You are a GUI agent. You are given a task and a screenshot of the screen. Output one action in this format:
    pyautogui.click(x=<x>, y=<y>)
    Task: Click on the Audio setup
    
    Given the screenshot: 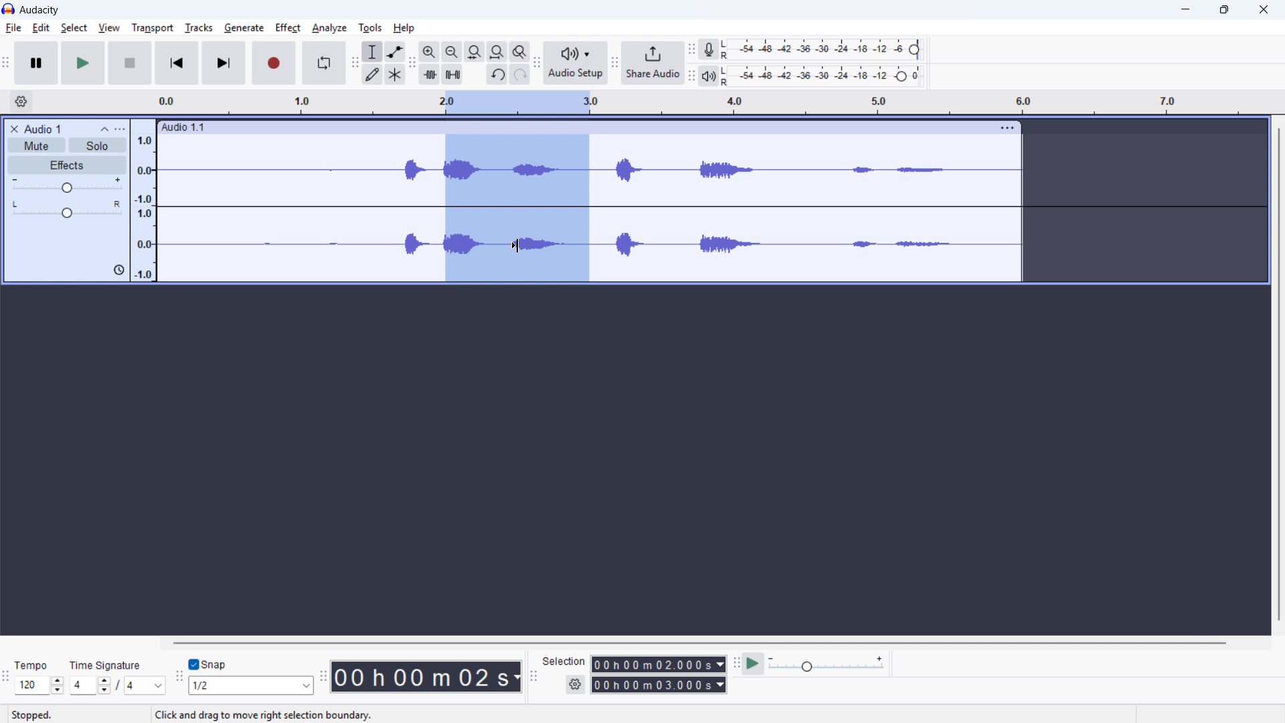 What is the action you would take?
    pyautogui.click(x=576, y=63)
    